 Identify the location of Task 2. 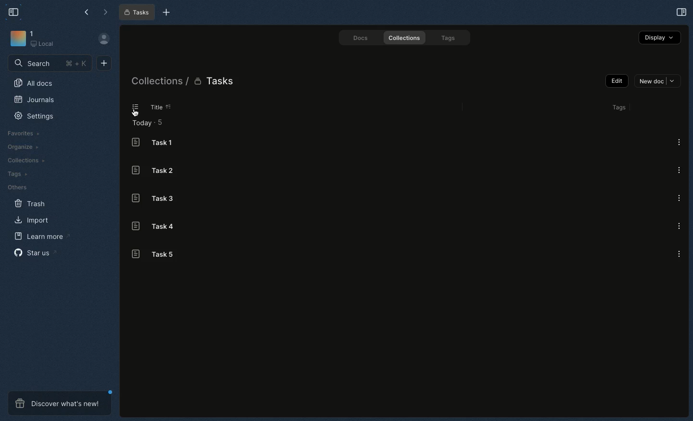
(154, 171).